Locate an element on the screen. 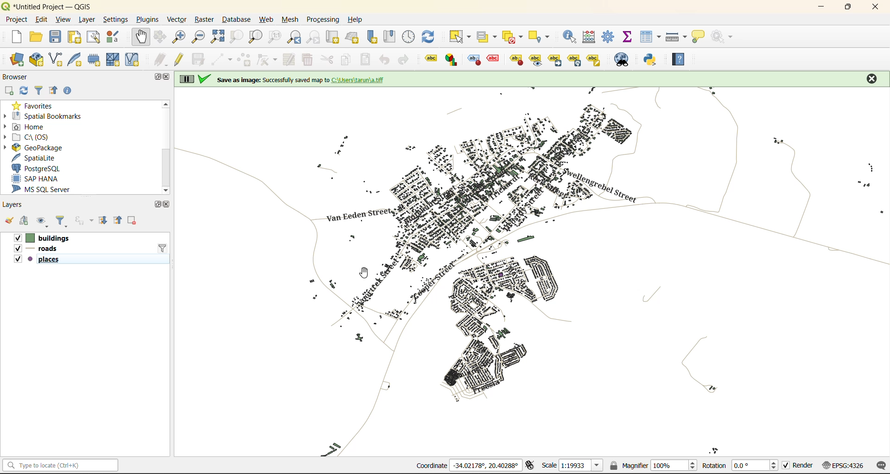  settings is located at coordinates (116, 20).